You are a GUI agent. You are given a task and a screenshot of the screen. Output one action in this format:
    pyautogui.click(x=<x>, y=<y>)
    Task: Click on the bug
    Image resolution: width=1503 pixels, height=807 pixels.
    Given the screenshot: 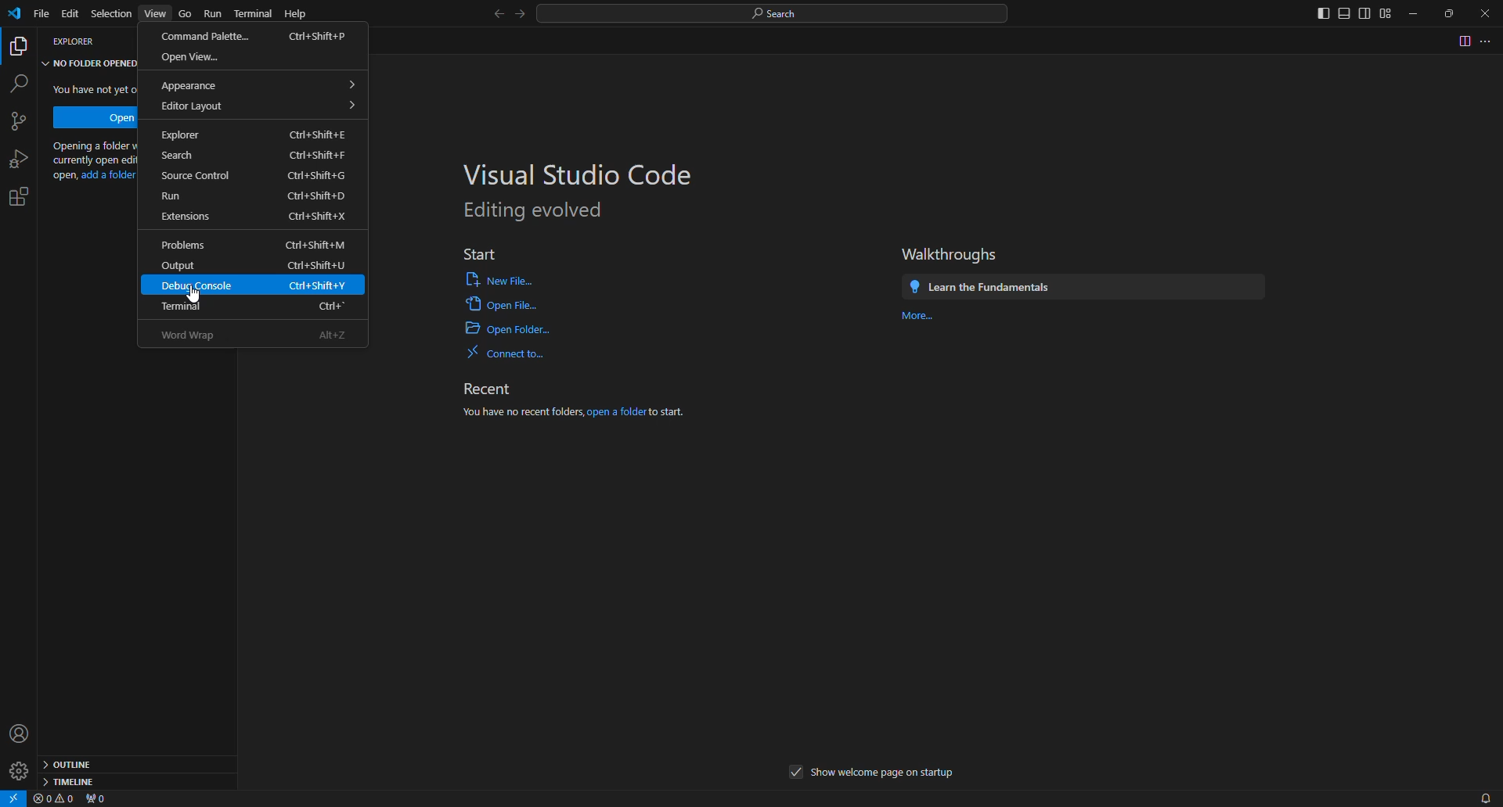 What is the action you would take?
    pyautogui.click(x=16, y=156)
    